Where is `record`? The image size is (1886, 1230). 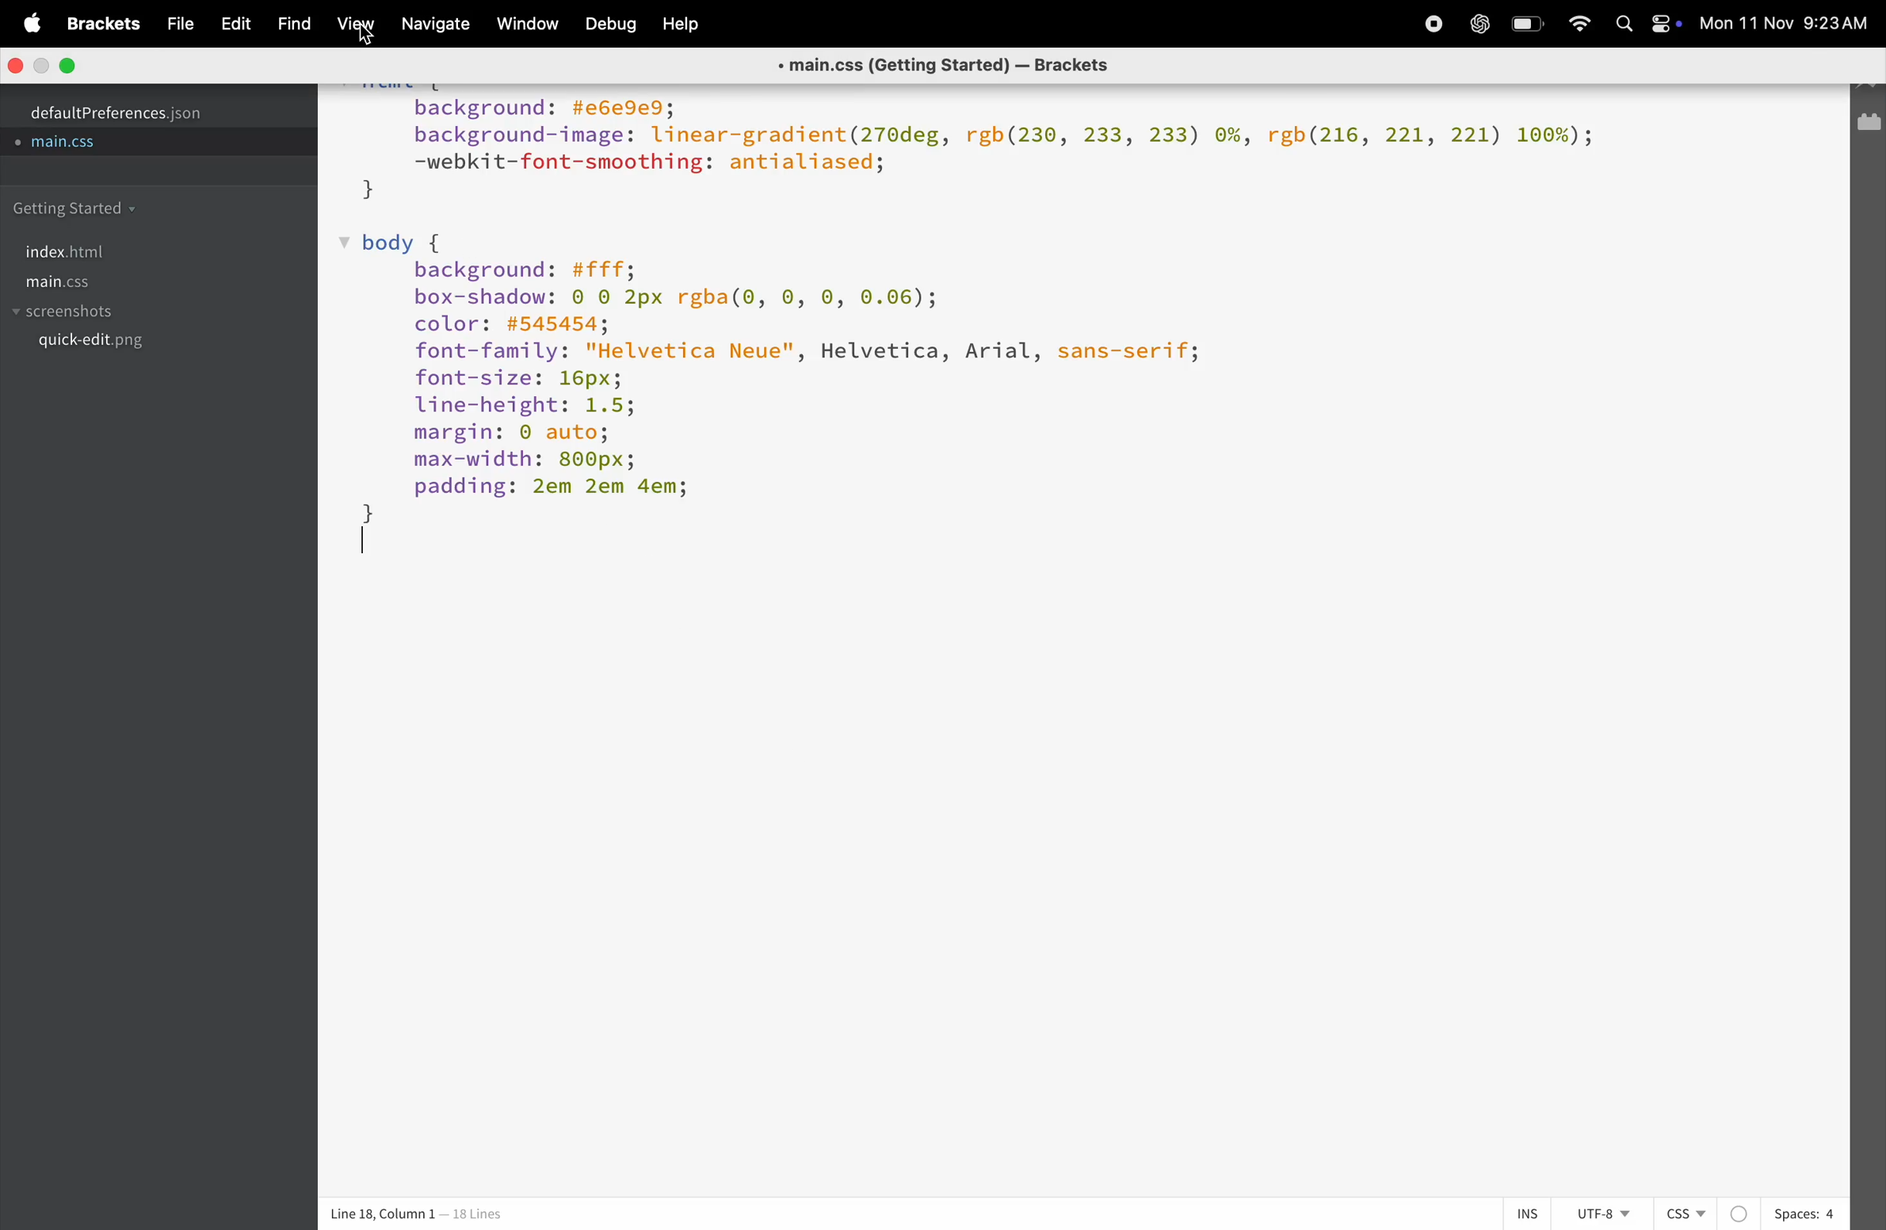
record is located at coordinates (1479, 25).